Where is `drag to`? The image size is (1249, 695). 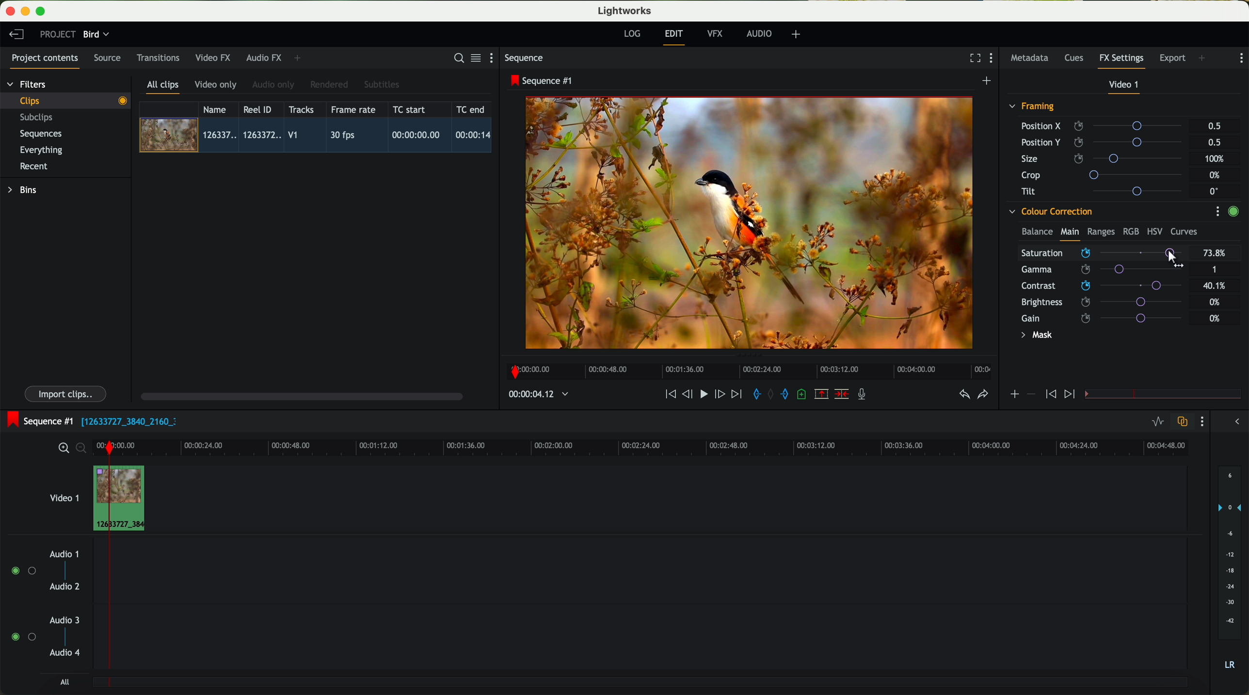
drag to is located at coordinates (1175, 258).